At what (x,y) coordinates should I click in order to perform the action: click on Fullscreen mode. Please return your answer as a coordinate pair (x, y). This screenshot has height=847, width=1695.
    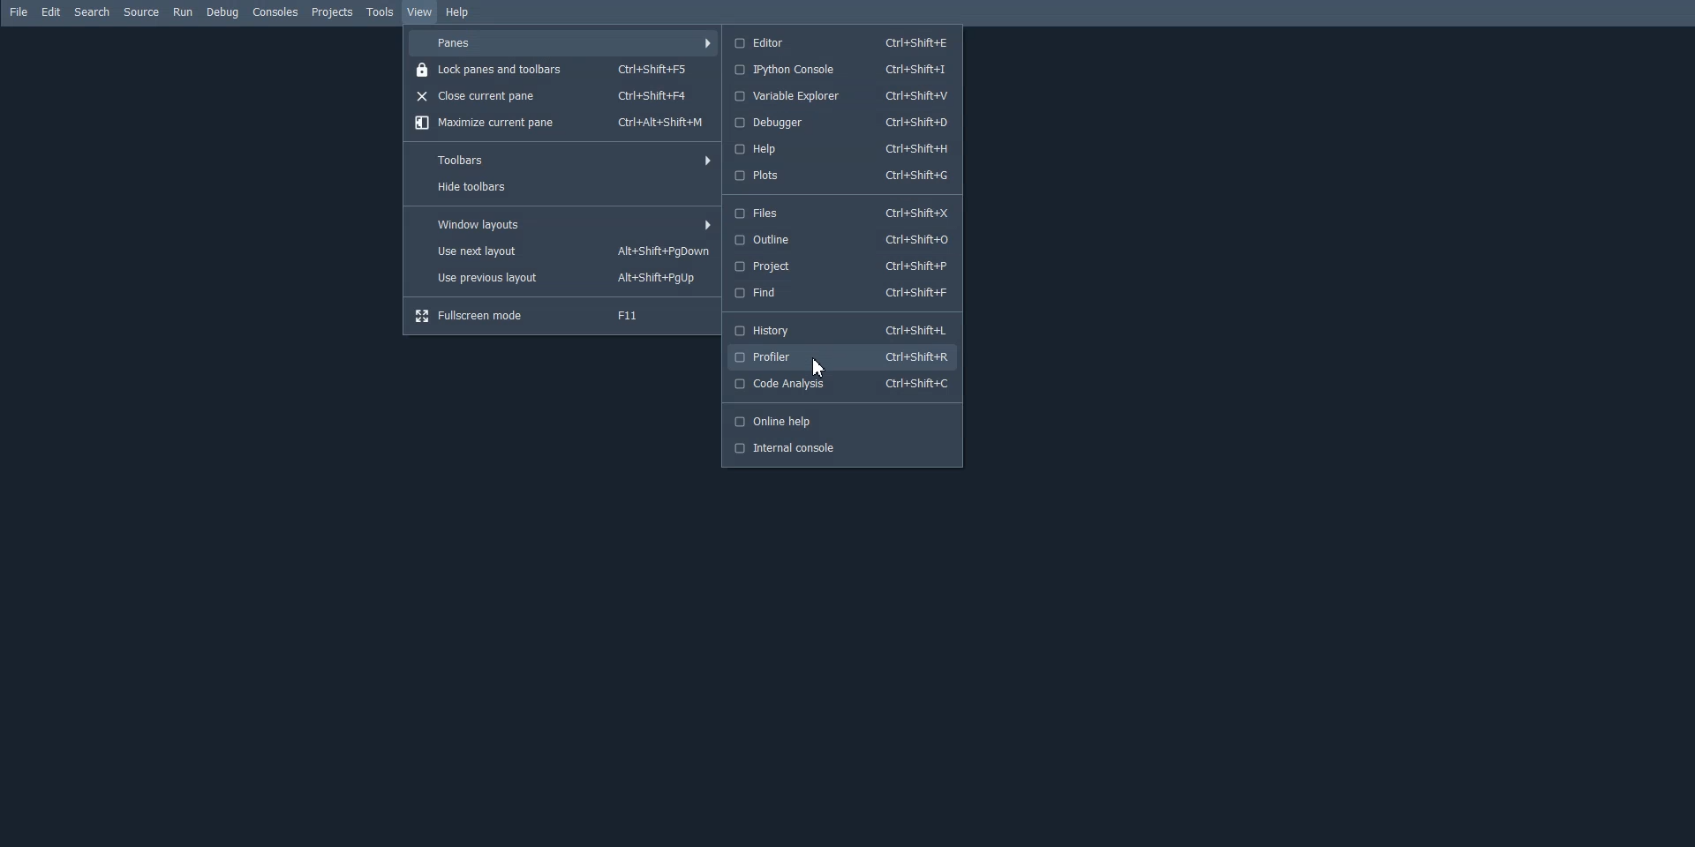
    Looking at the image, I should click on (563, 315).